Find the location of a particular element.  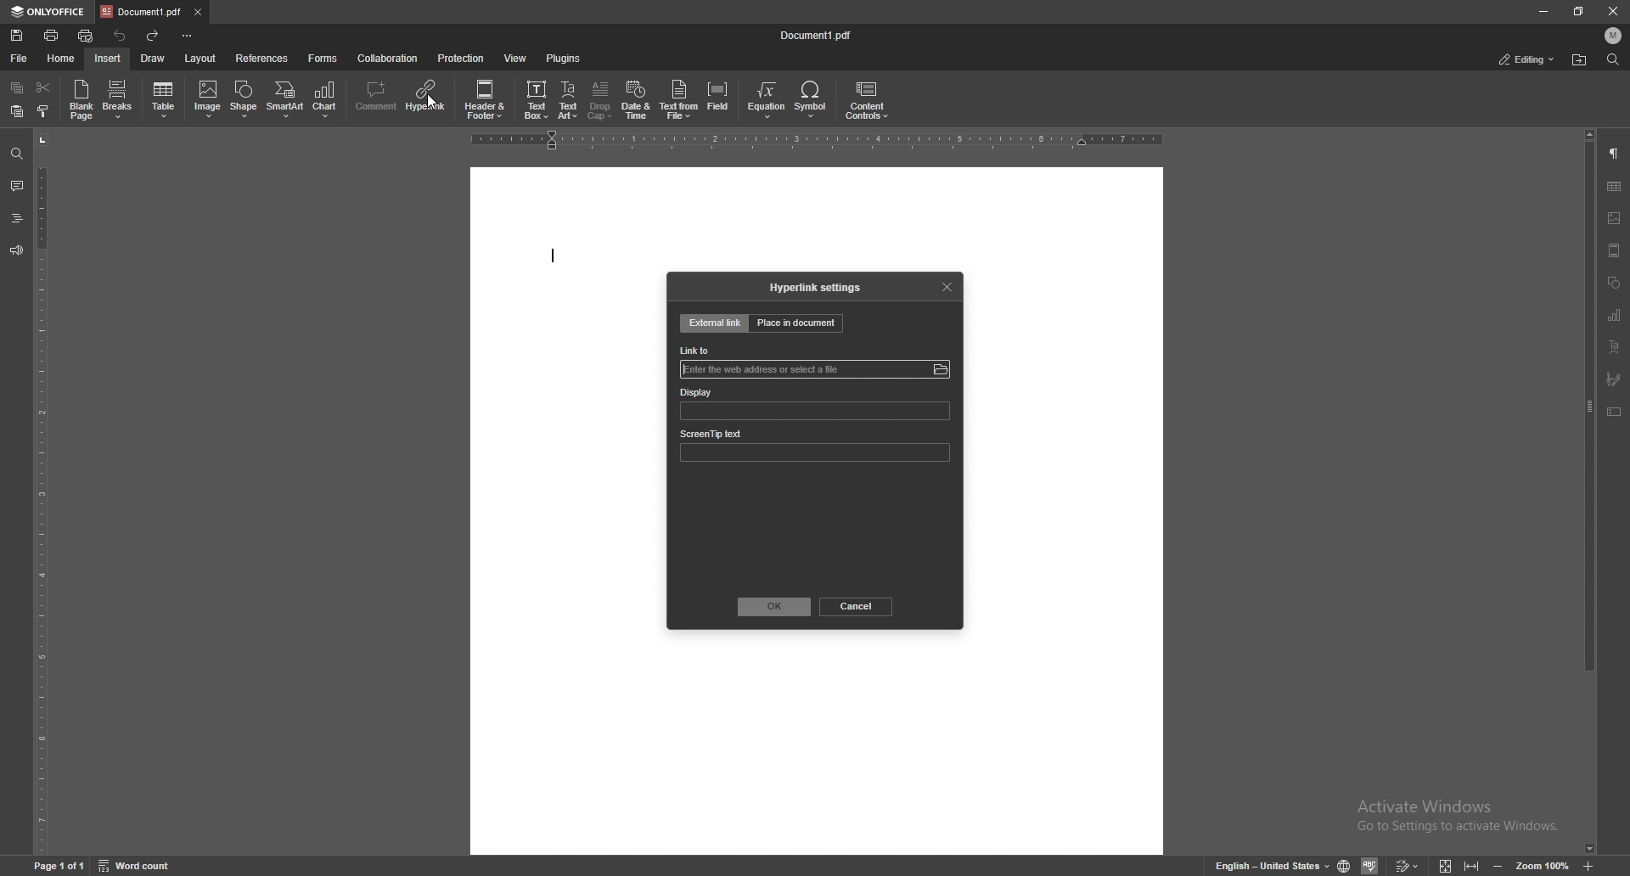

text from file is located at coordinates (680, 100).